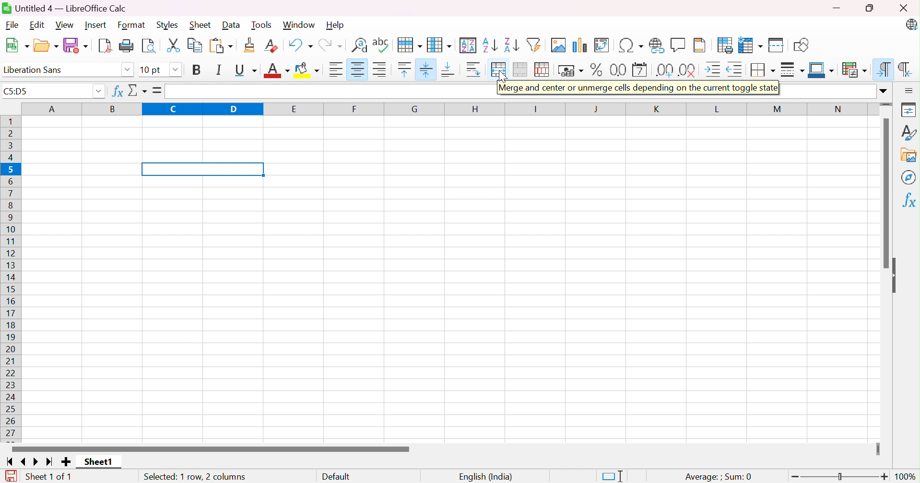 The image size is (920, 483). I want to click on Insert Comment, so click(679, 44).